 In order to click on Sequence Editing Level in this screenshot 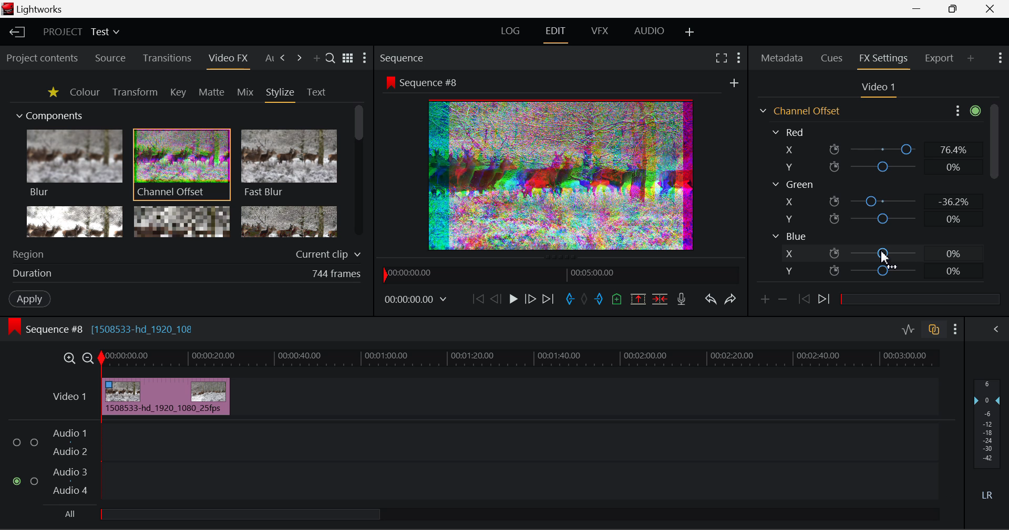, I will do `click(43, 330)`.